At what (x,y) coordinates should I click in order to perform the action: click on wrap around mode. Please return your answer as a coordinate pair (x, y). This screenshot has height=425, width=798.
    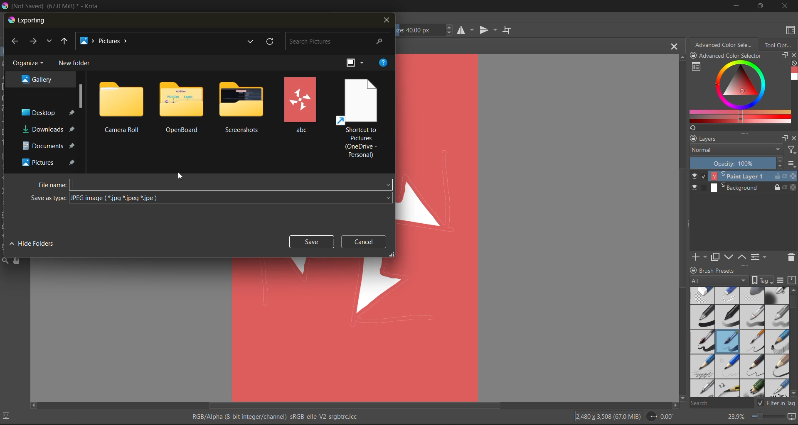
    Looking at the image, I should click on (507, 30).